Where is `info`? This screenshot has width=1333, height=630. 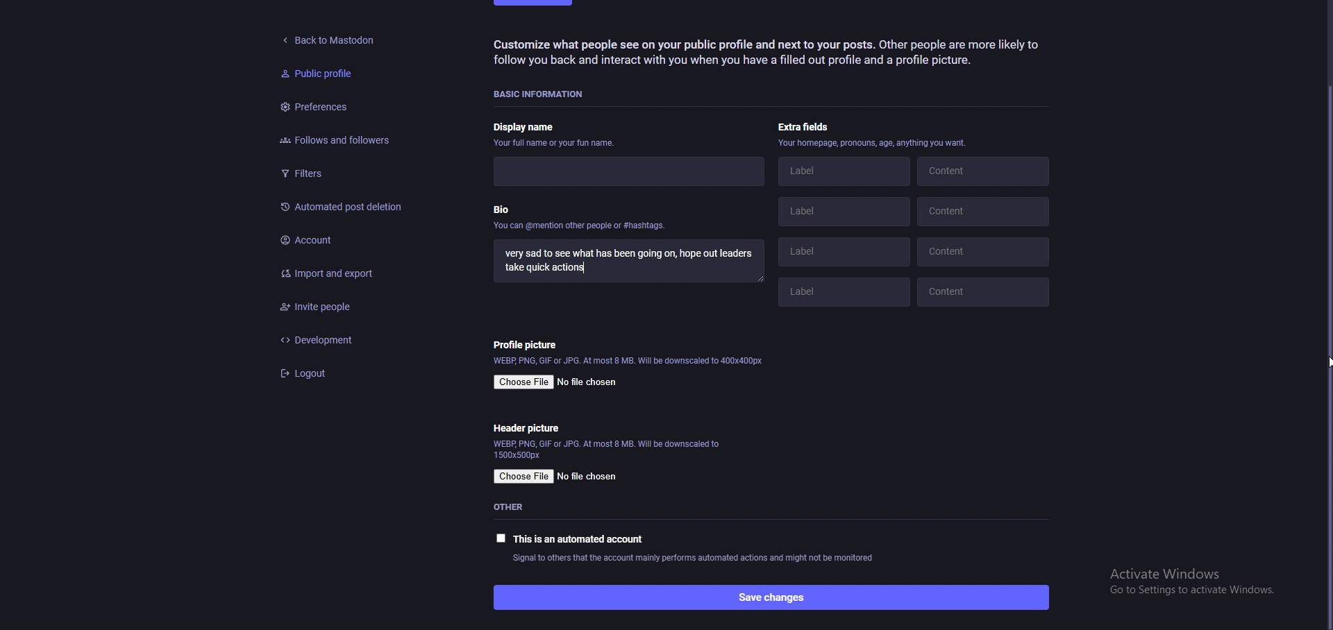 info is located at coordinates (873, 144).